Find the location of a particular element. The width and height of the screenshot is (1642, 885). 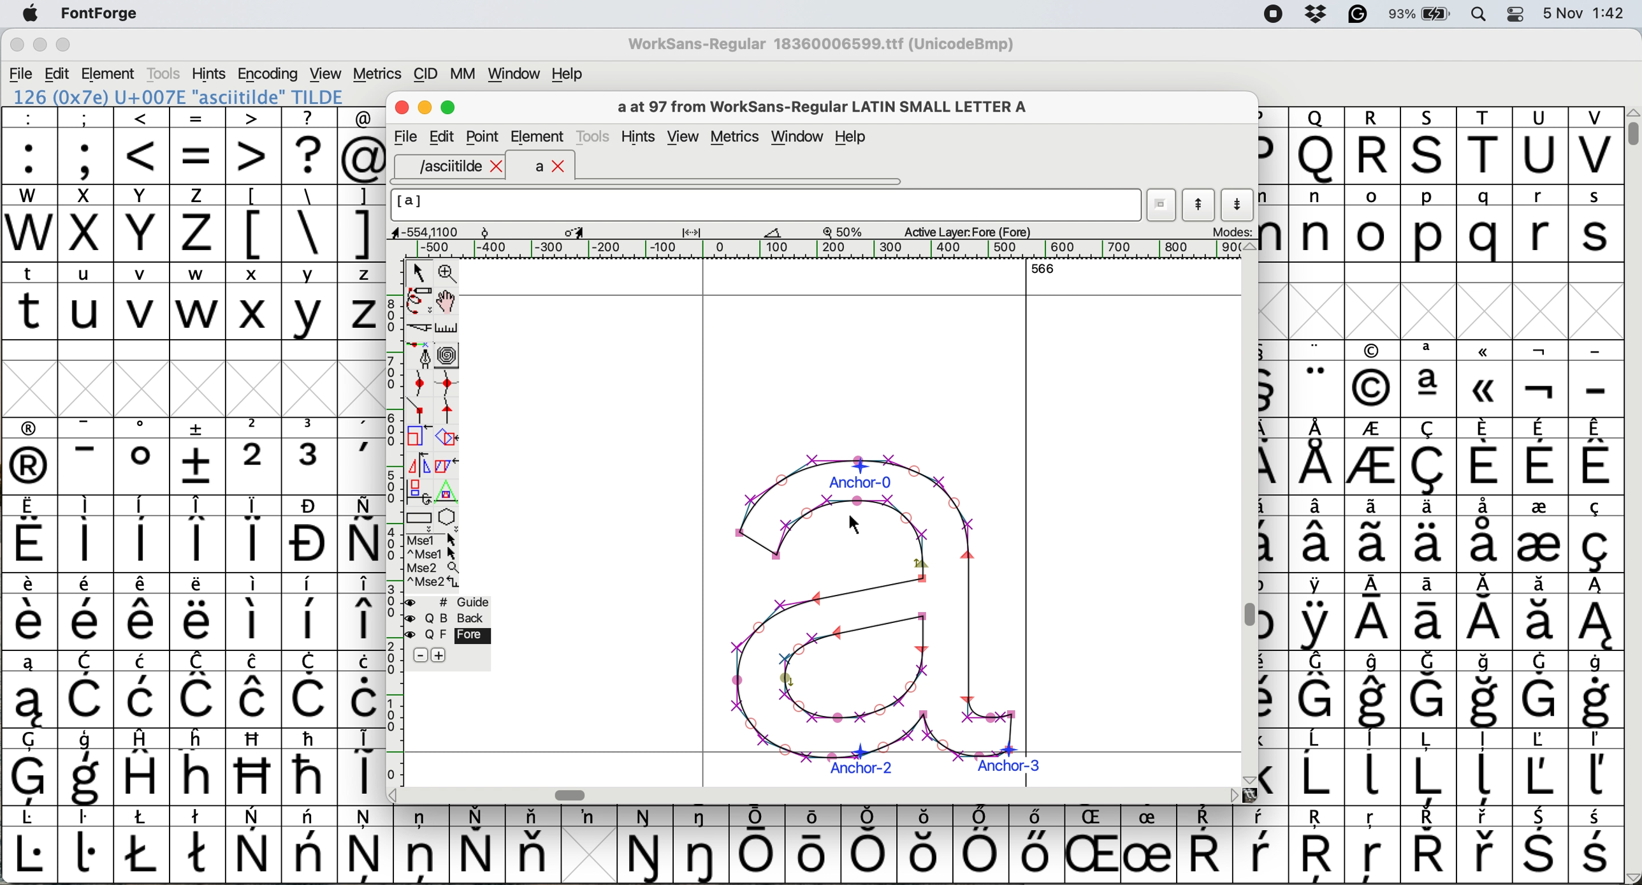

modes is located at coordinates (1231, 231).